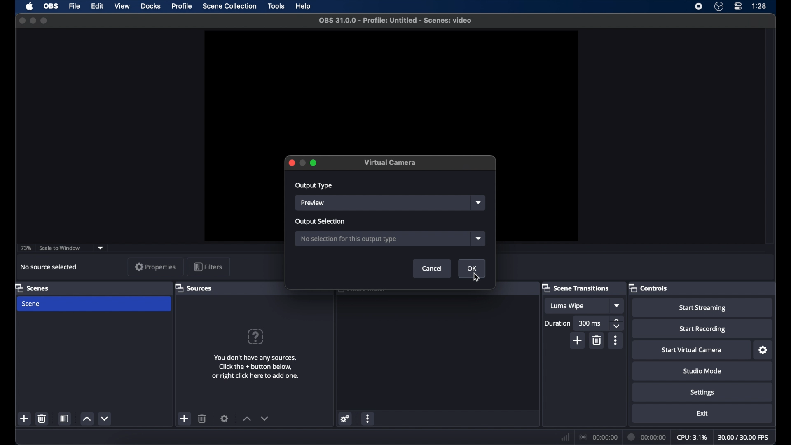  I want to click on ok, so click(472, 268).